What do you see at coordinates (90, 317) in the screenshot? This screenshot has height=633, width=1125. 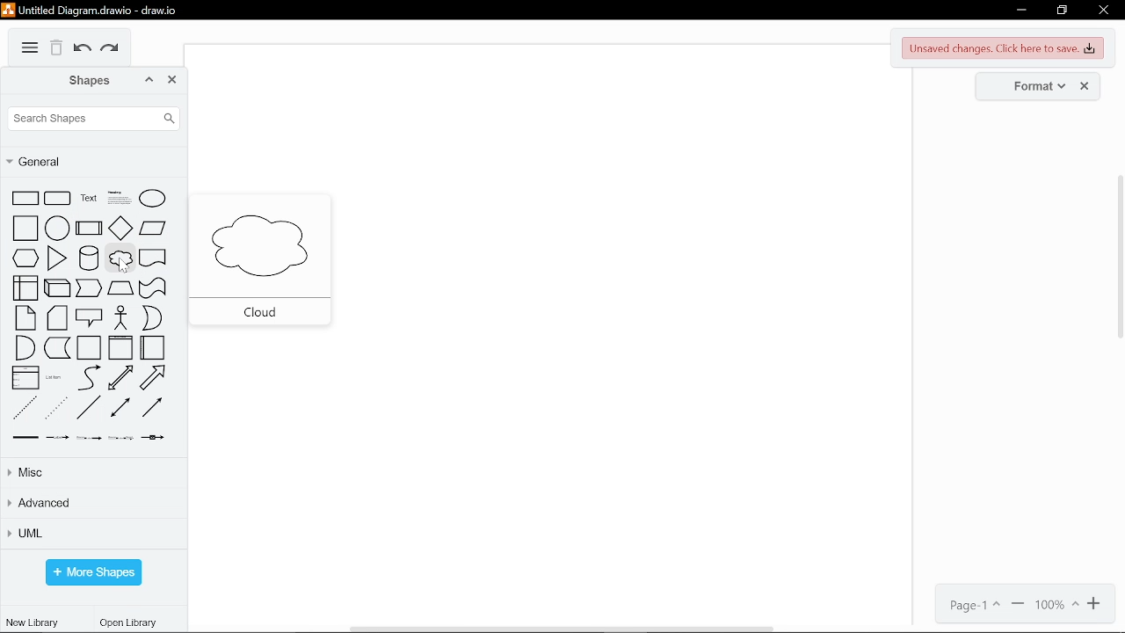 I see `callout` at bounding box center [90, 317].